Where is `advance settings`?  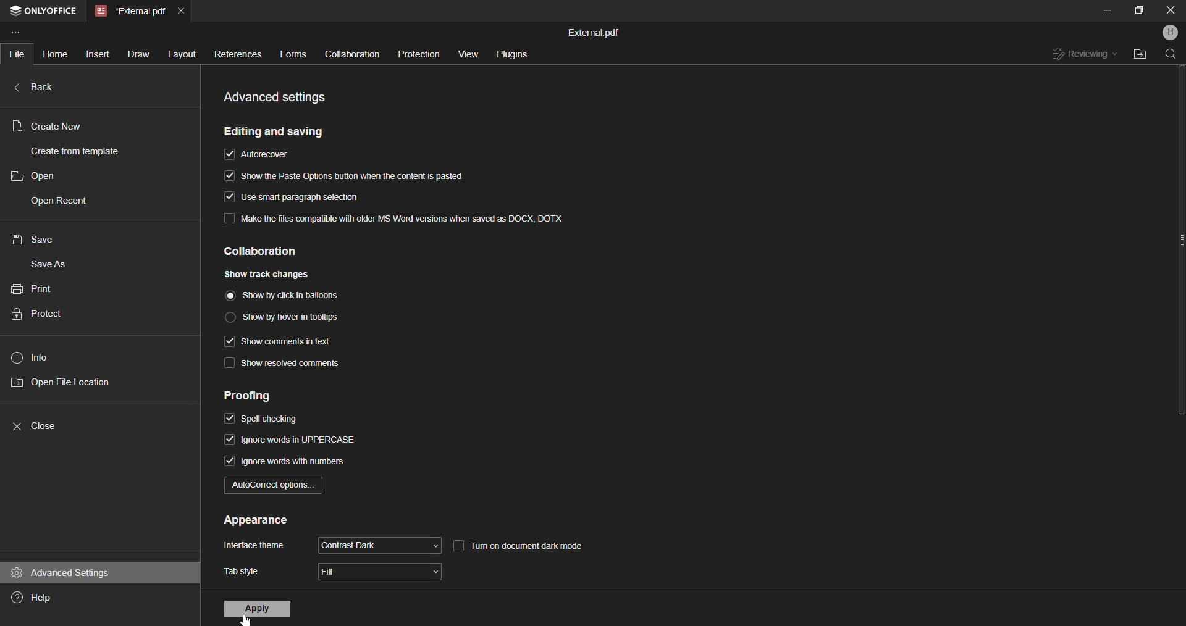 advance settings is located at coordinates (280, 96).